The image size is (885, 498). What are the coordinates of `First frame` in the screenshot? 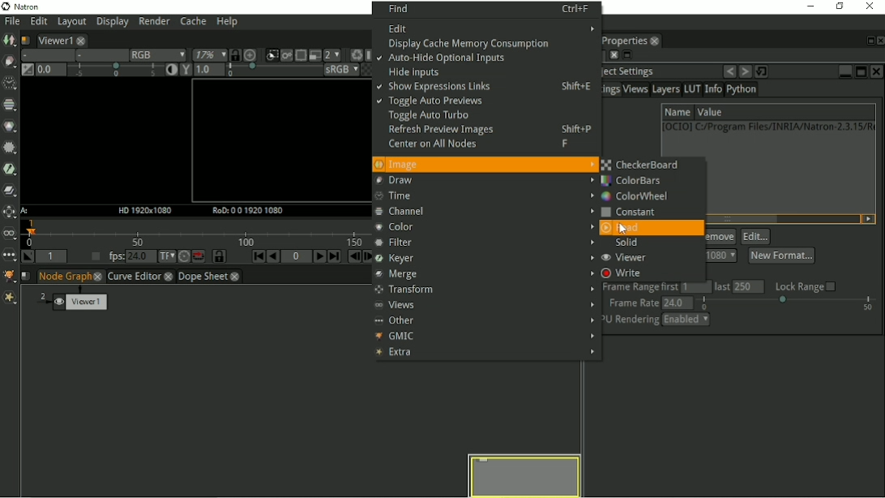 It's located at (252, 257).